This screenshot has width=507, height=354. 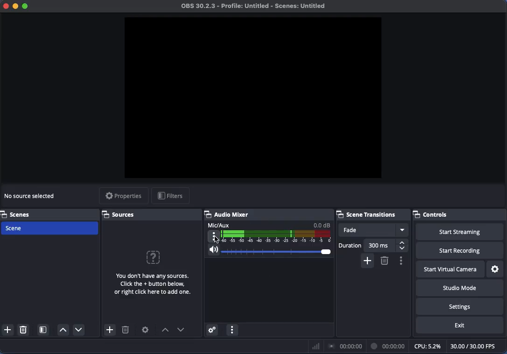 What do you see at coordinates (373, 230) in the screenshot?
I see `Fade` at bounding box center [373, 230].